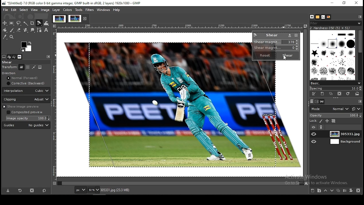 The image size is (364, 205). Describe the element at coordinates (63, 190) in the screenshot. I see `576.0, 236.0` at that location.